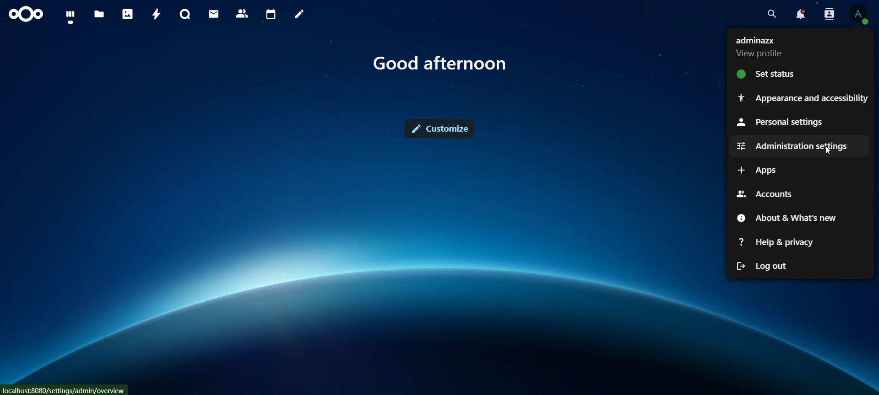  Describe the element at coordinates (766, 194) in the screenshot. I see `accounts` at that location.